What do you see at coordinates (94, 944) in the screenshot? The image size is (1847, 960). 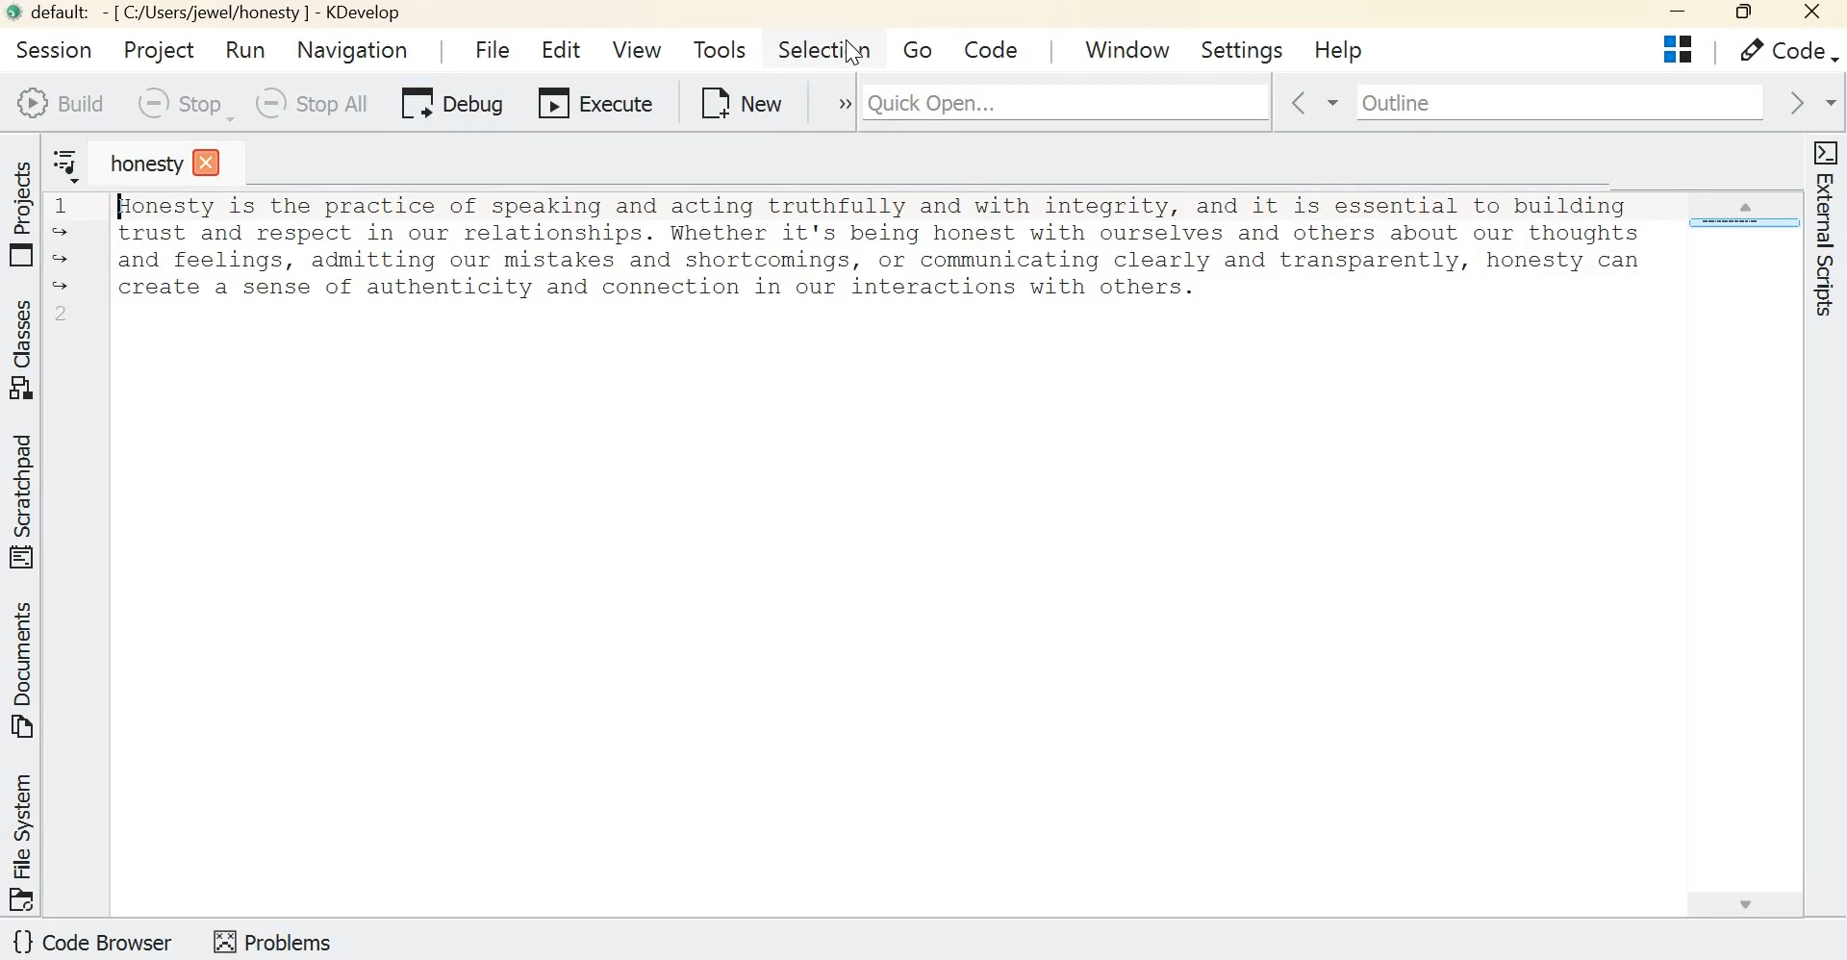 I see `Toggle 'code browser' tool view` at bounding box center [94, 944].